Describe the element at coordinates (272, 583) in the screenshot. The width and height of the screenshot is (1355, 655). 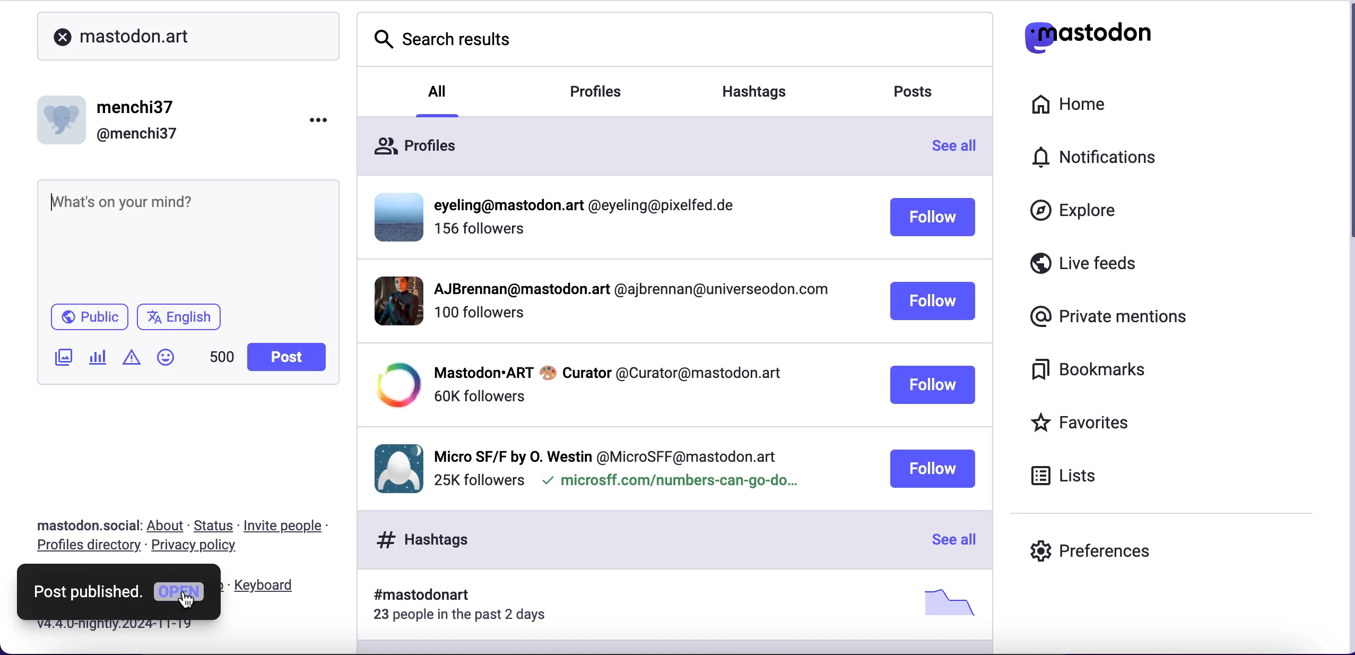
I see `keyboard` at that location.